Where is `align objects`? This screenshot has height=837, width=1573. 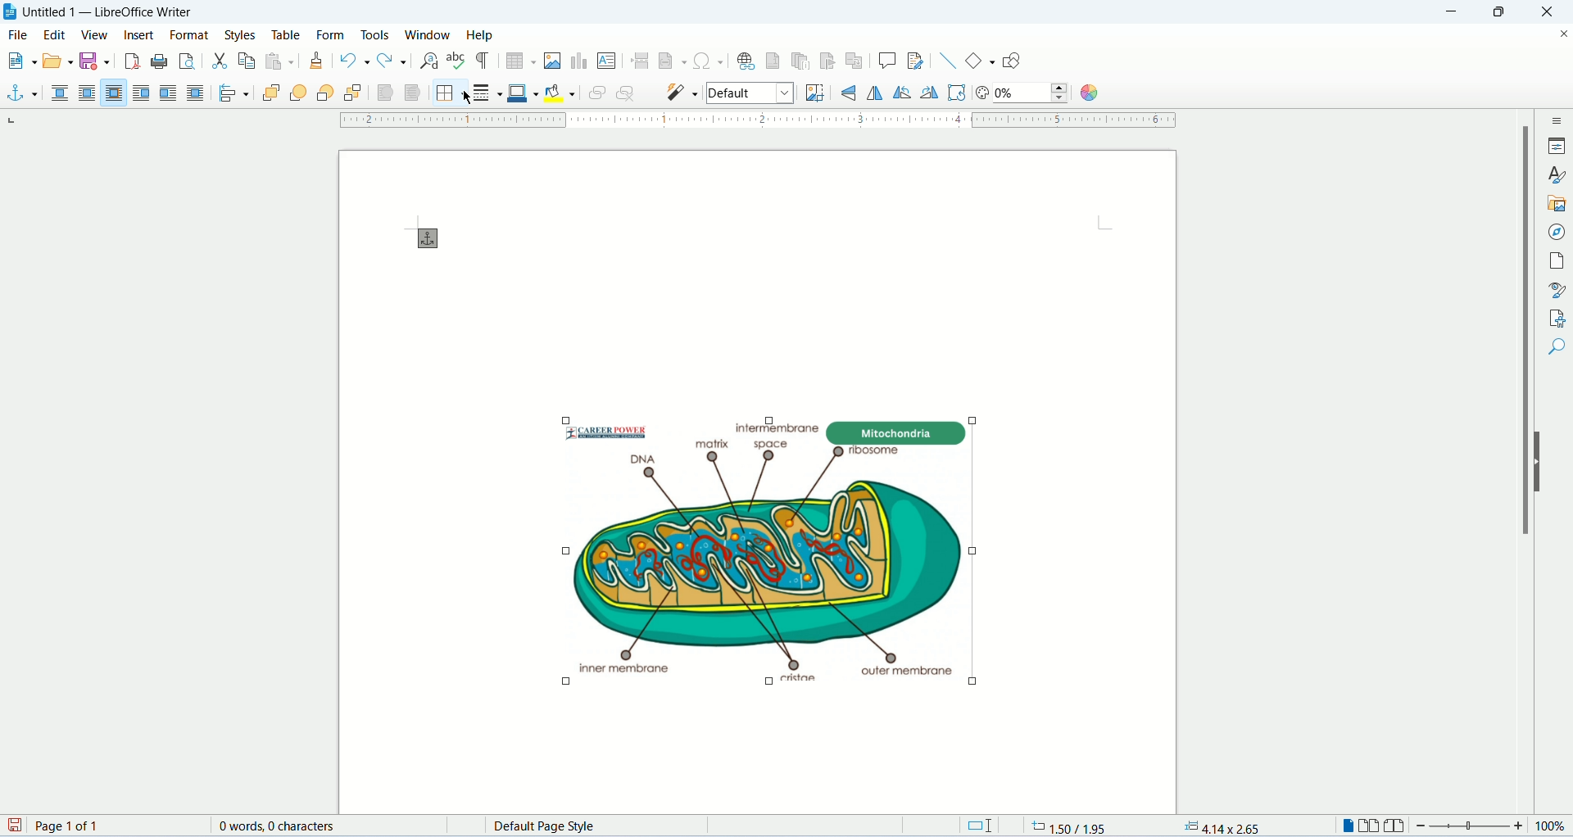 align objects is located at coordinates (232, 95).